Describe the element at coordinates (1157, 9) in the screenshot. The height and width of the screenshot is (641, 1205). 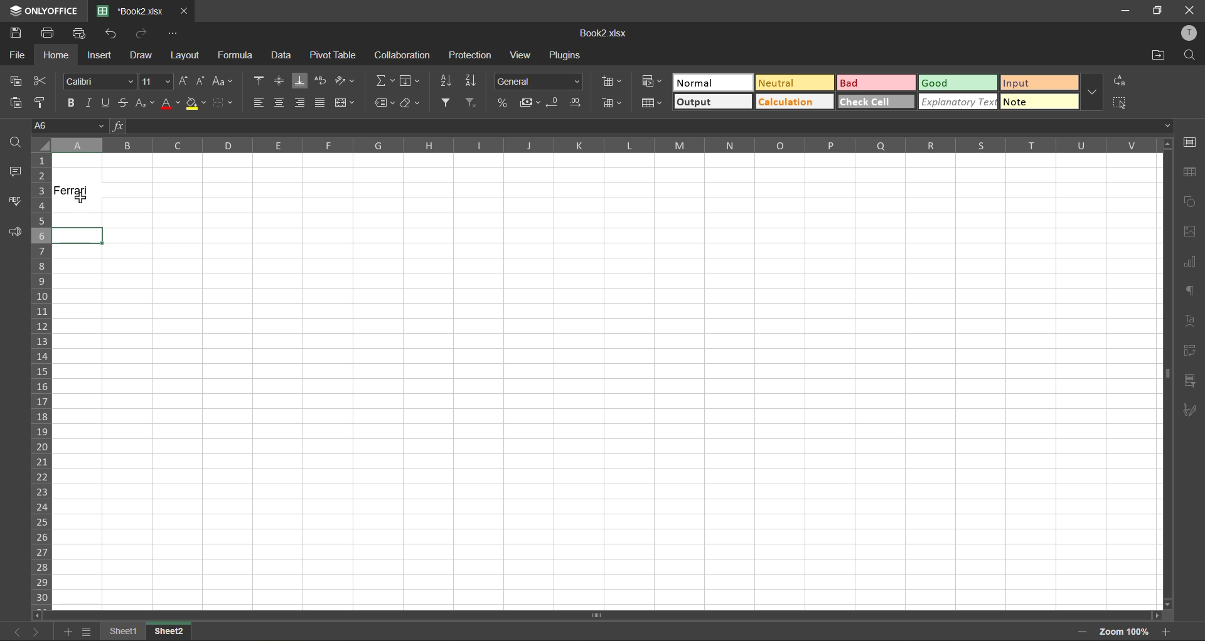
I see `maximize` at that location.